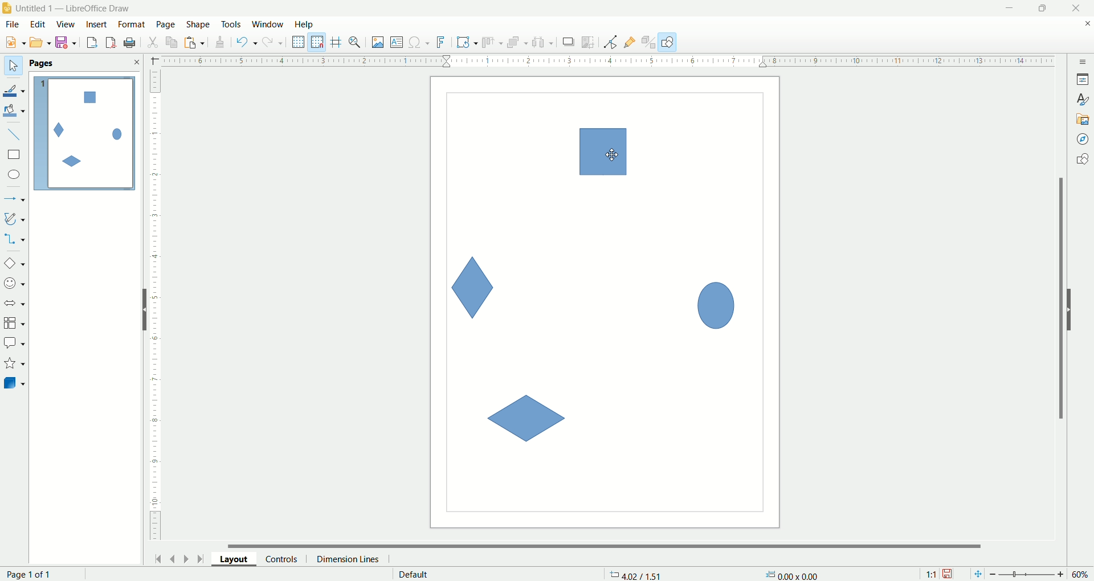 This screenshot has height=581, width=1094. What do you see at coordinates (14, 363) in the screenshot?
I see `stars and banners` at bounding box center [14, 363].